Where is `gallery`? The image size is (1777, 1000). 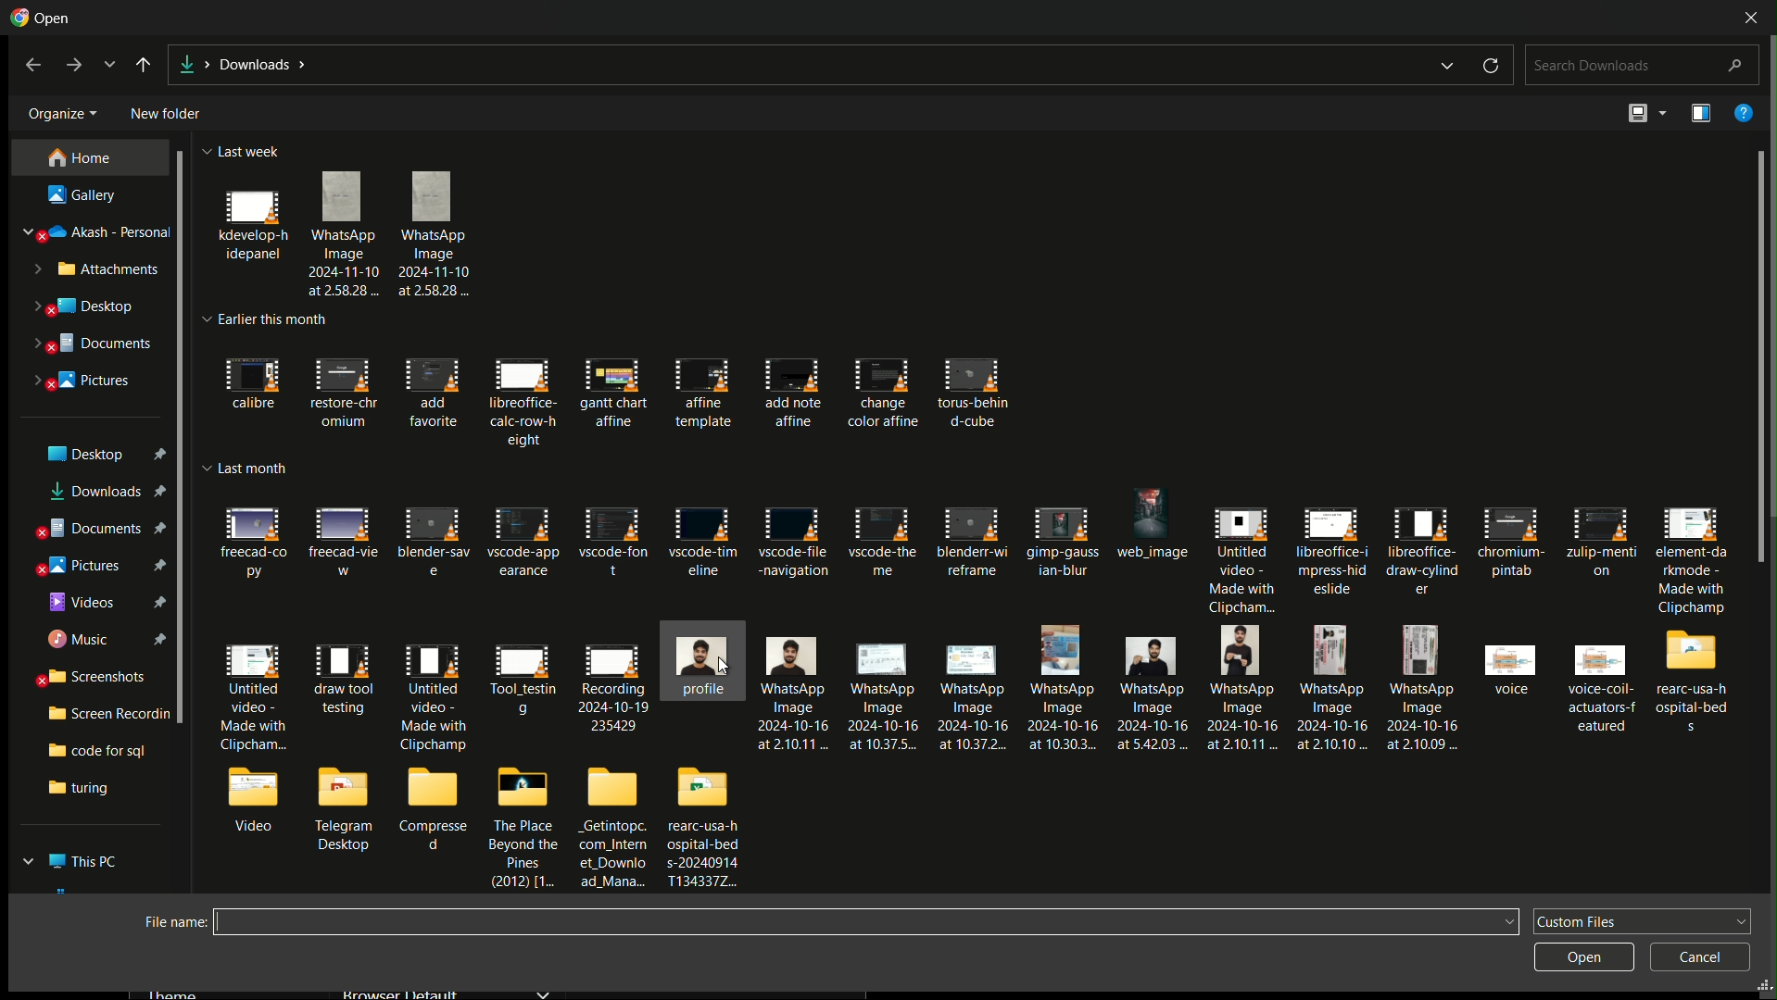
gallery is located at coordinates (81, 194).